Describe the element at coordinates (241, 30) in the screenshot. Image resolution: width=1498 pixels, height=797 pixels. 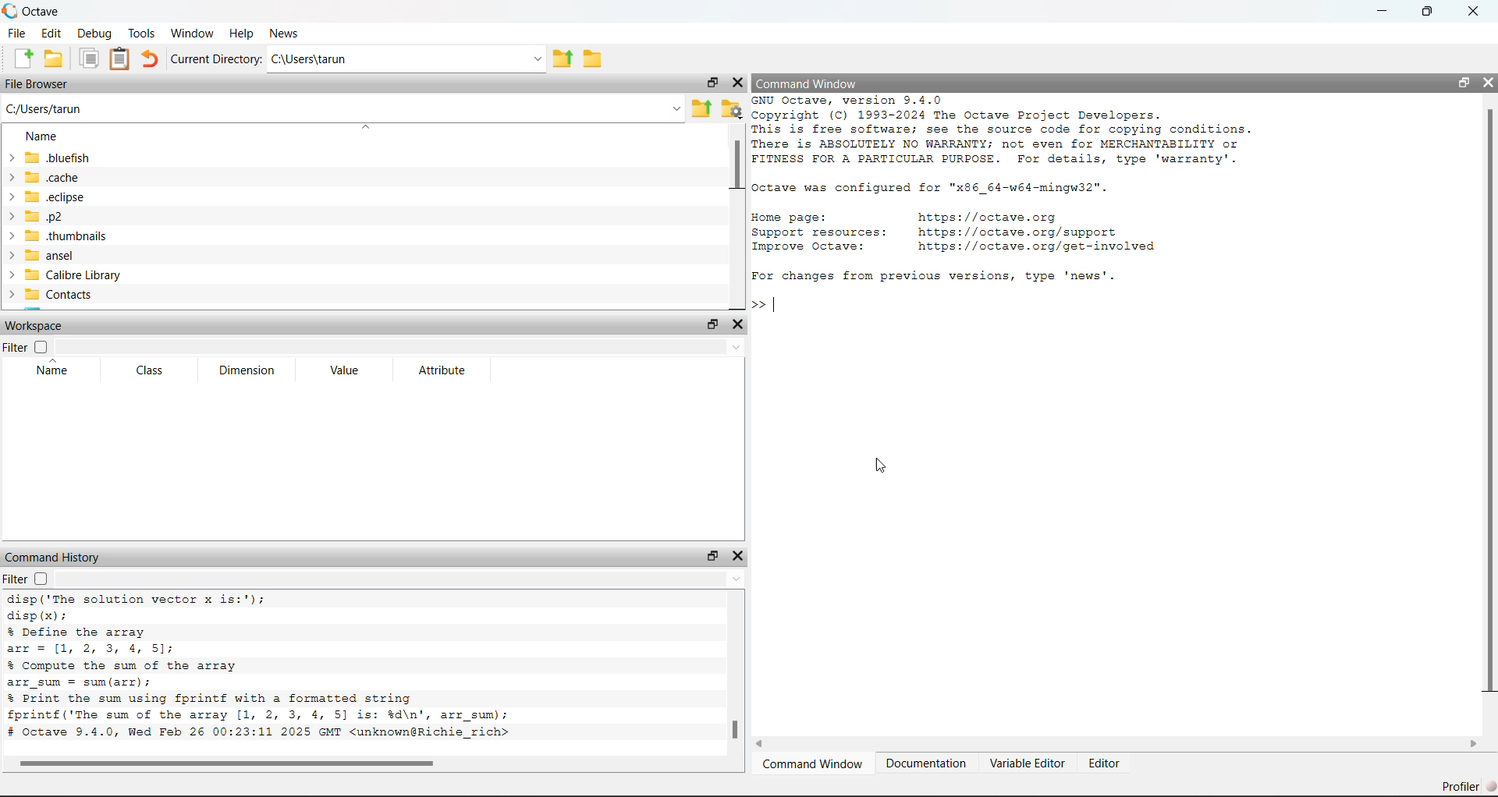
I see `Help` at that location.